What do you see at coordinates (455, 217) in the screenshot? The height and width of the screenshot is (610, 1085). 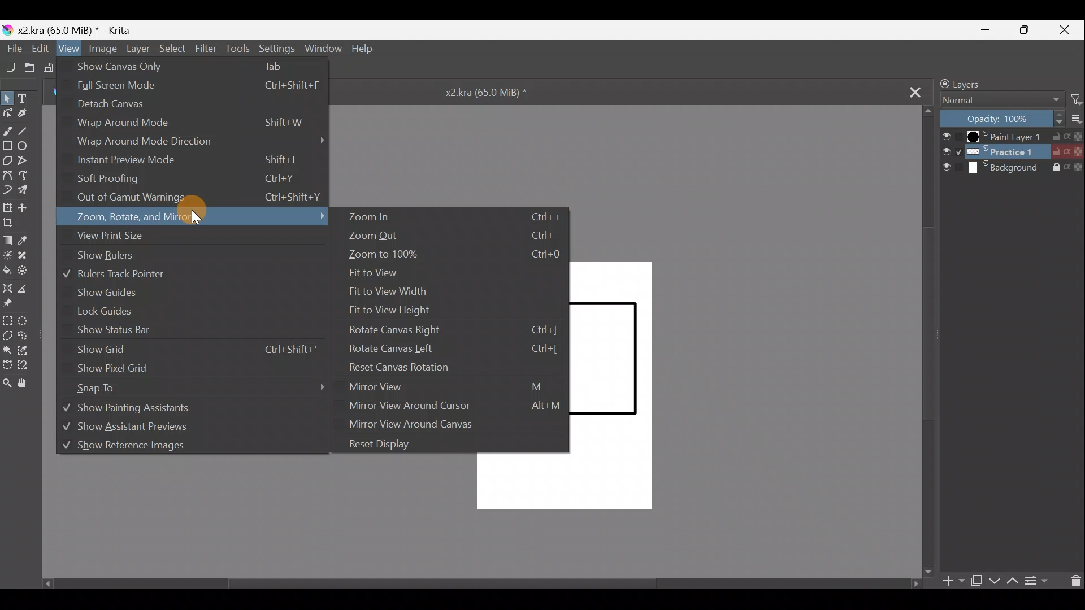 I see `Zoom In` at bounding box center [455, 217].